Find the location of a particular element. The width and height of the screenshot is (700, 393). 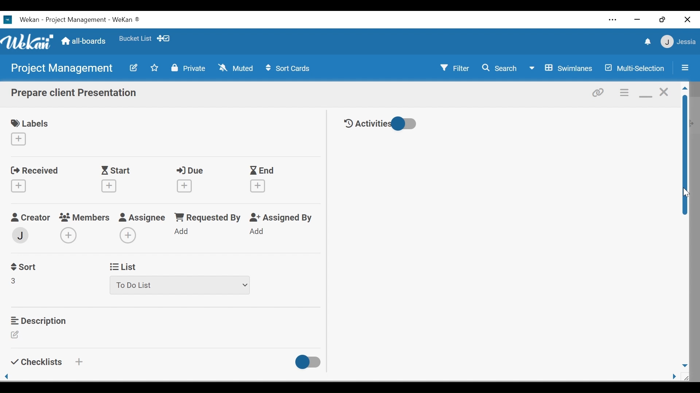

Show Desktop drag handles is located at coordinates (164, 39).